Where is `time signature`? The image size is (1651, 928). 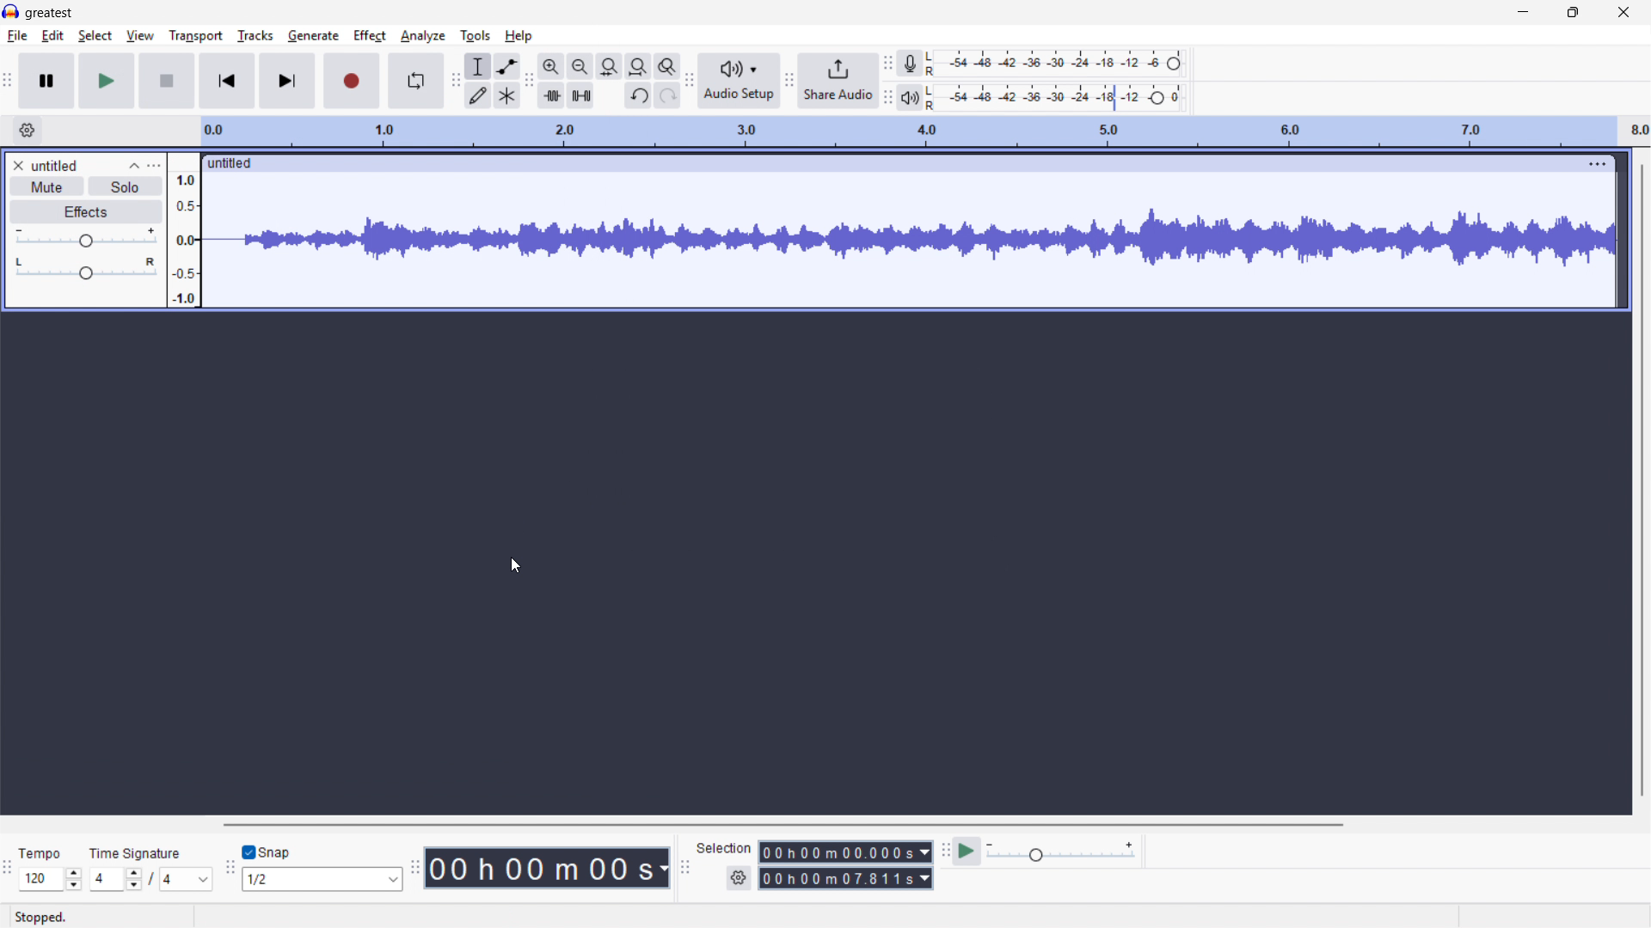
time signature is located at coordinates (136, 852).